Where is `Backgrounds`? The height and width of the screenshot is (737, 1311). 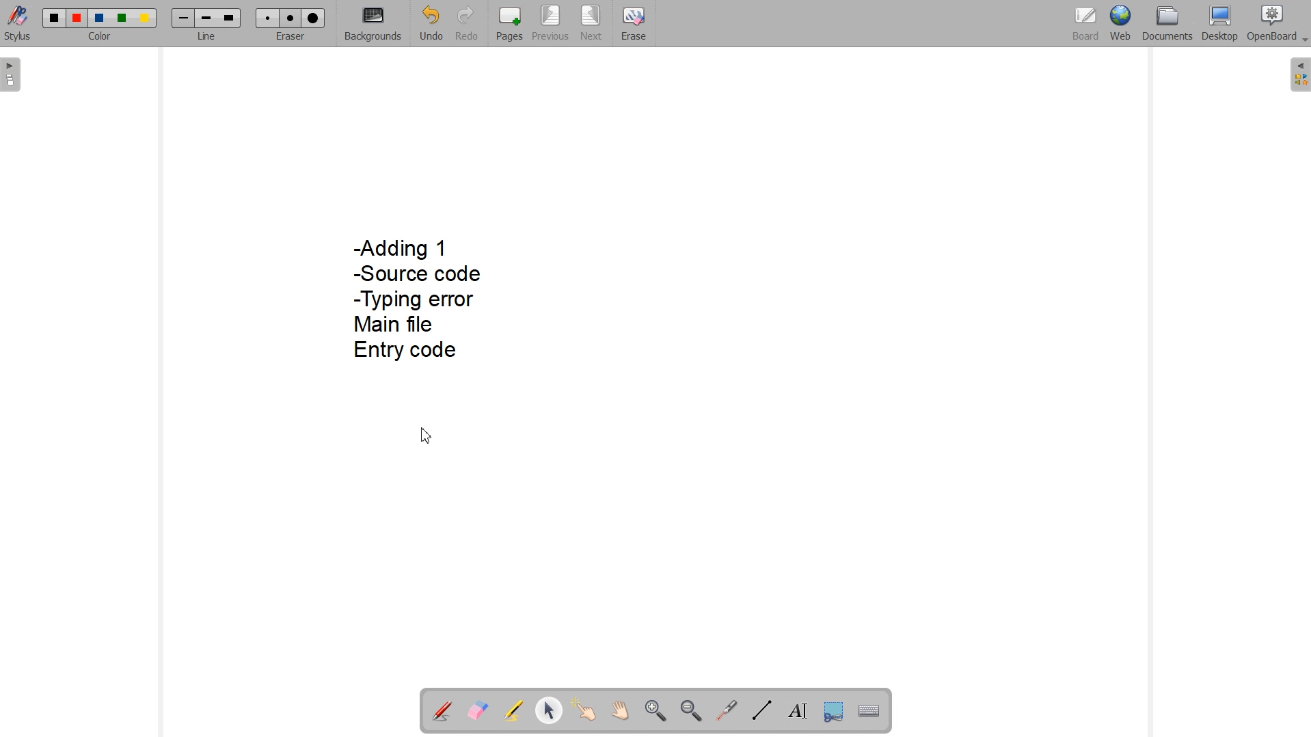
Backgrounds is located at coordinates (373, 24).